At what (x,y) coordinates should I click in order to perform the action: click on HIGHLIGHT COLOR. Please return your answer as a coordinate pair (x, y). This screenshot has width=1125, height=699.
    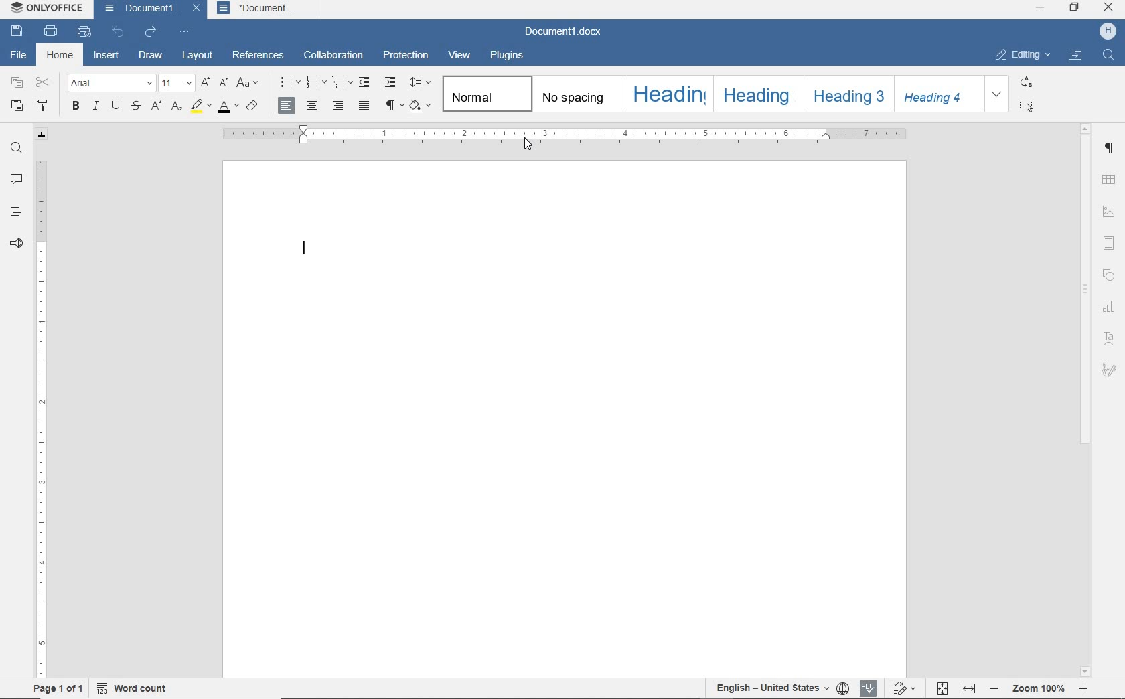
    Looking at the image, I should click on (200, 106).